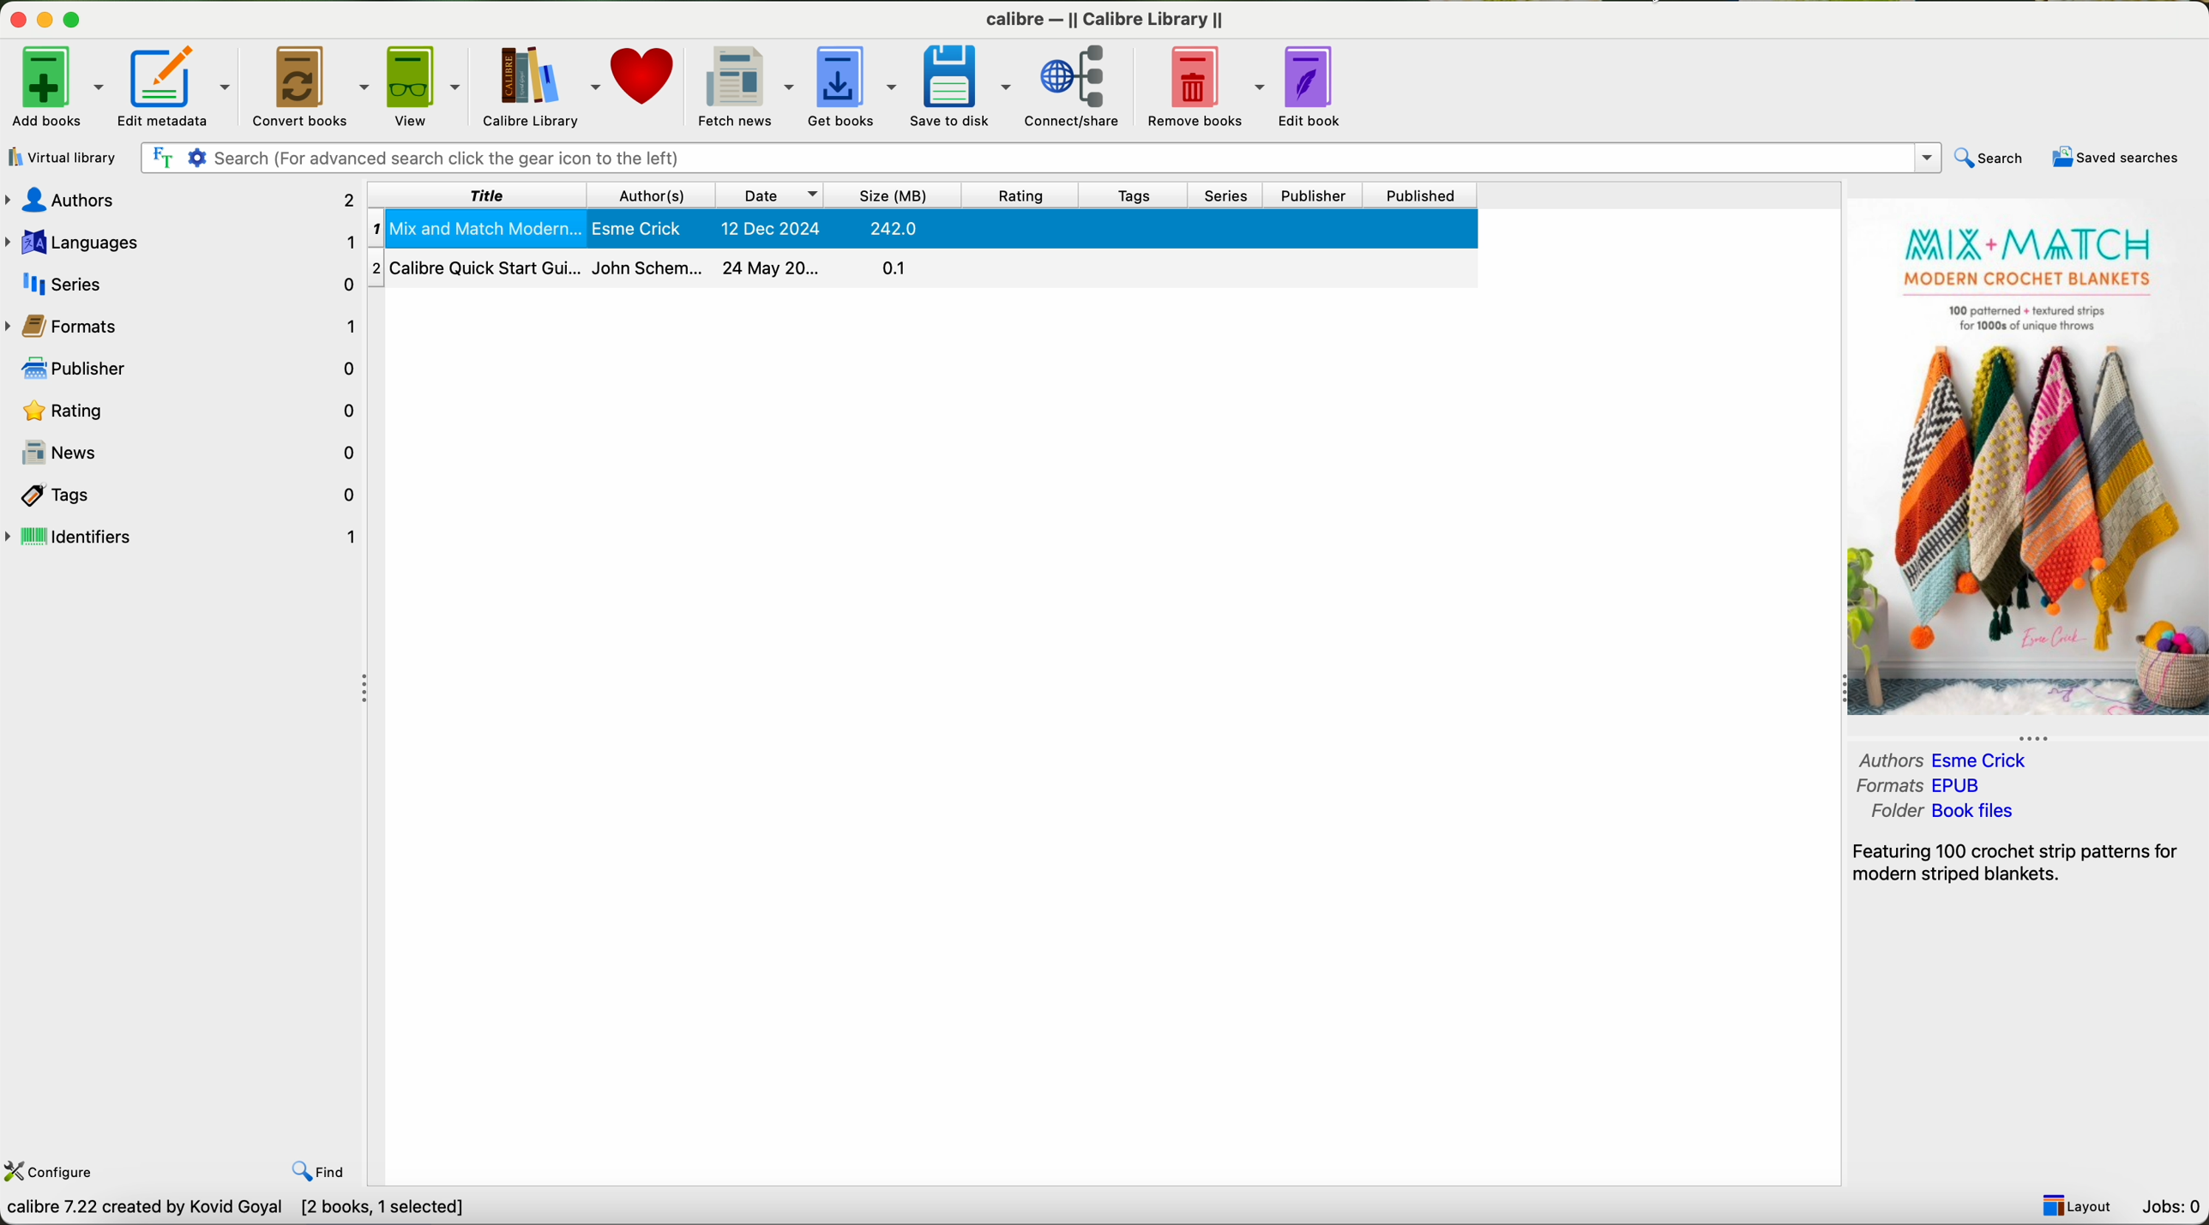  I want to click on data, so click(240, 1210).